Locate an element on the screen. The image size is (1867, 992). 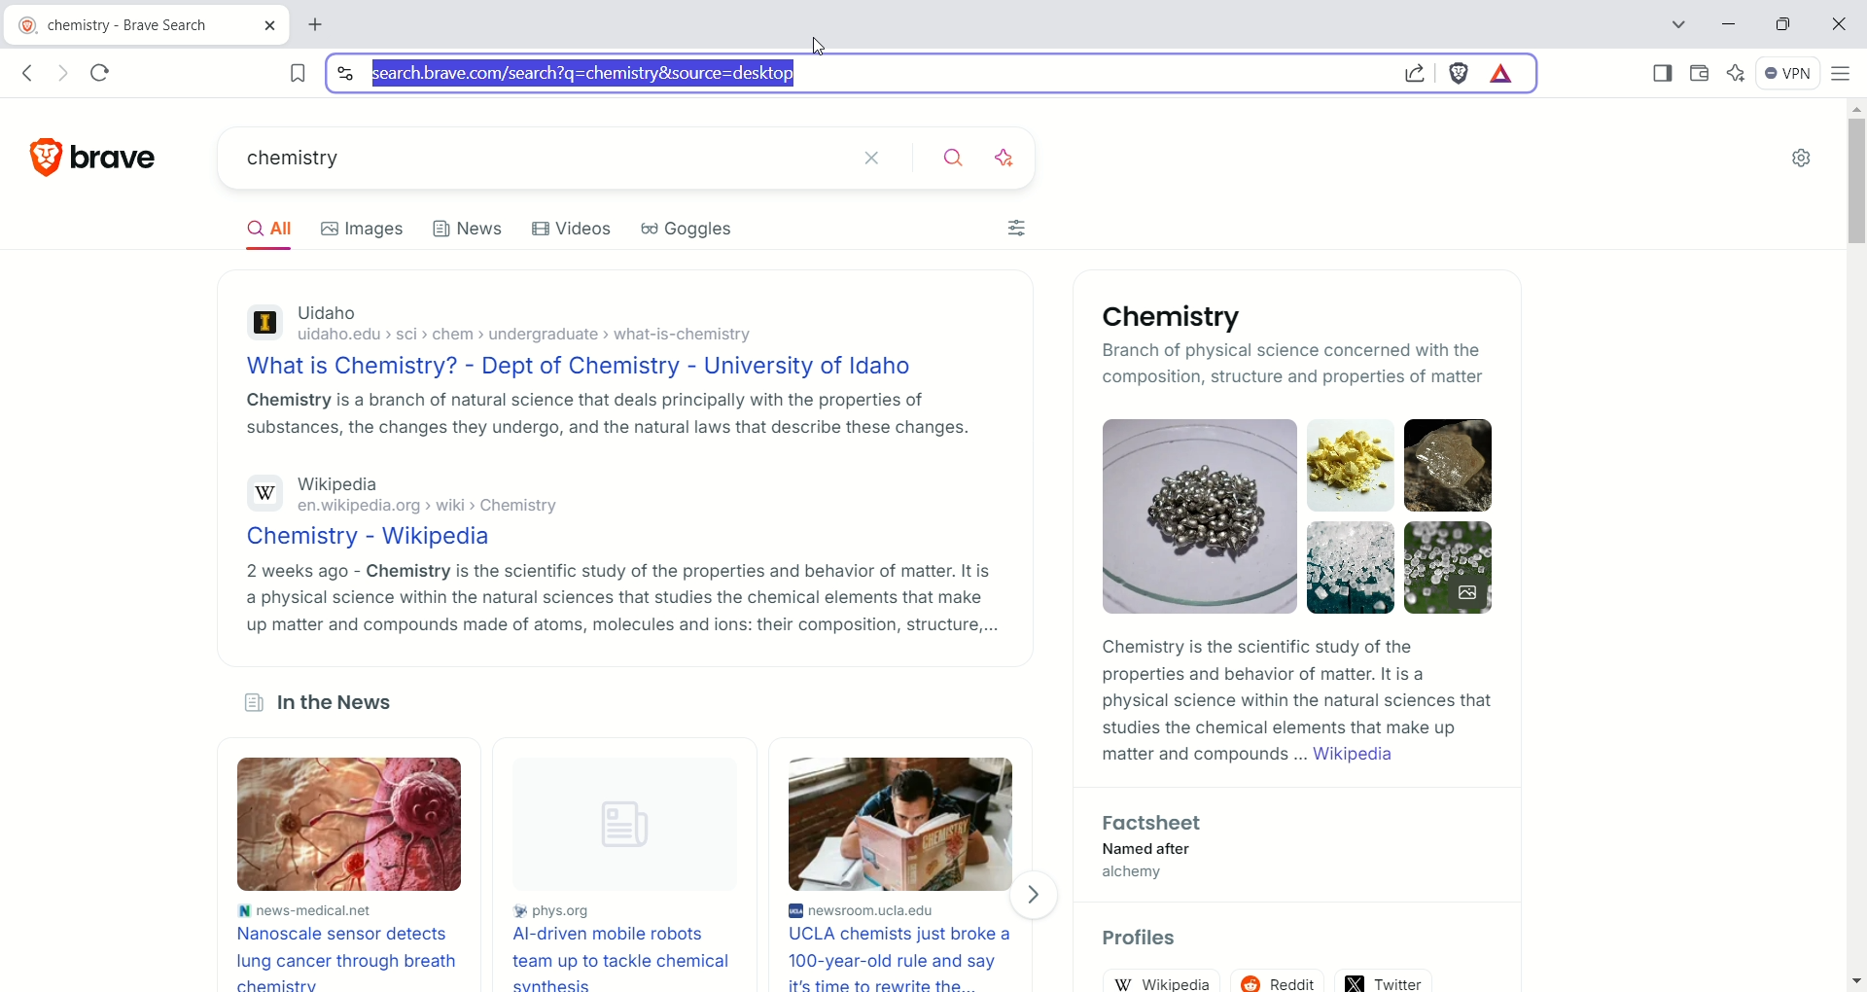
cursor is located at coordinates (818, 45).